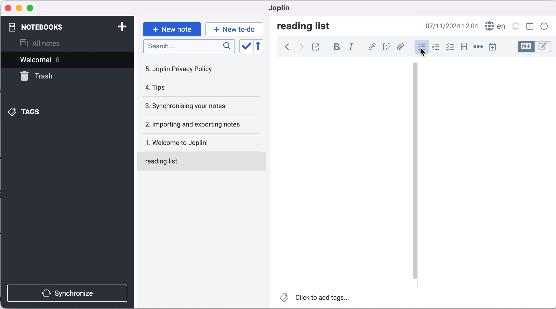 This screenshot has width=556, height=309. What do you see at coordinates (8, 7) in the screenshot?
I see `close` at bounding box center [8, 7].